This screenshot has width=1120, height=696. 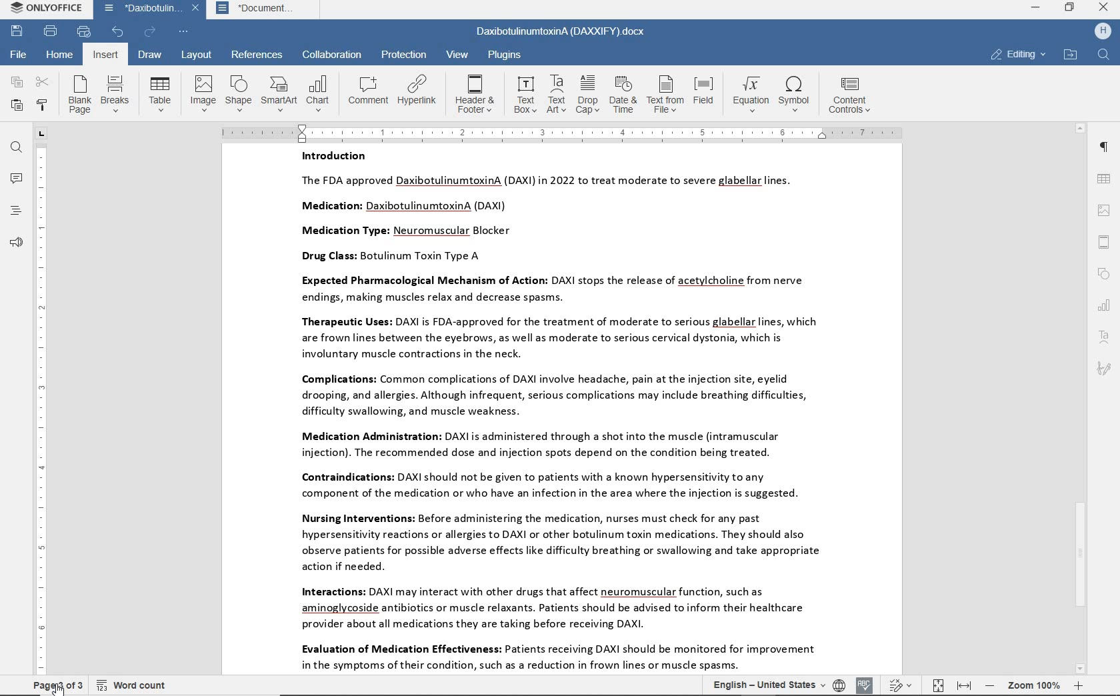 What do you see at coordinates (104, 55) in the screenshot?
I see `insert` at bounding box center [104, 55].